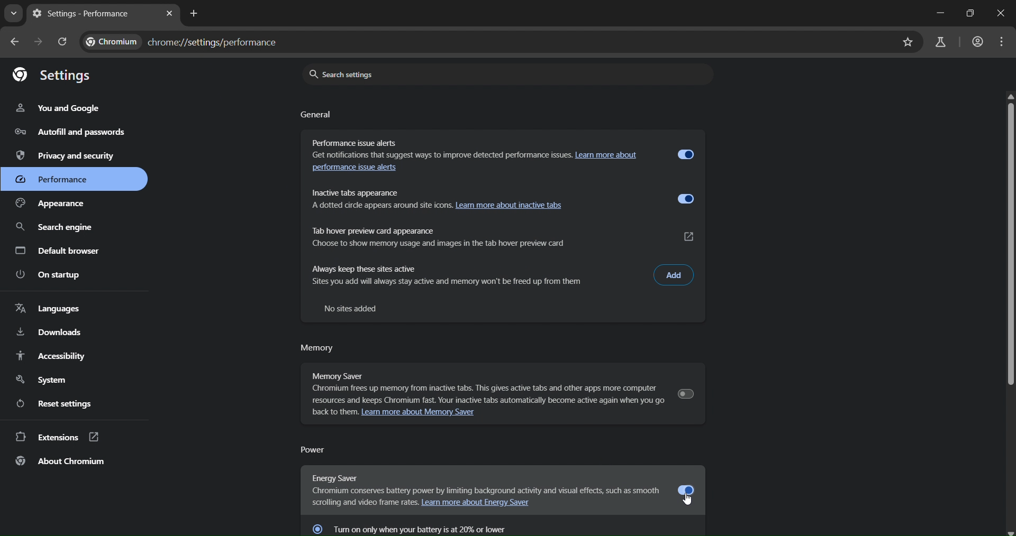  What do you see at coordinates (38, 42) in the screenshot?
I see `go forward one page` at bounding box center [38, 42].